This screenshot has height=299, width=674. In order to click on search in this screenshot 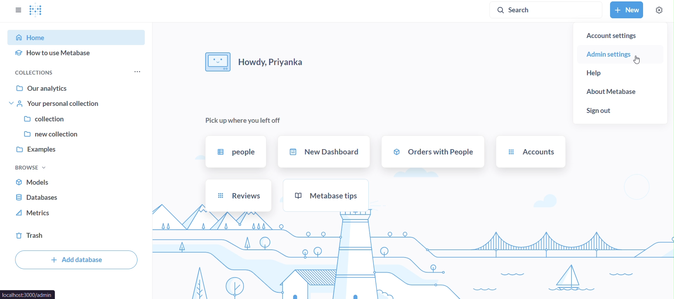, I will do `click(546, 11)`.